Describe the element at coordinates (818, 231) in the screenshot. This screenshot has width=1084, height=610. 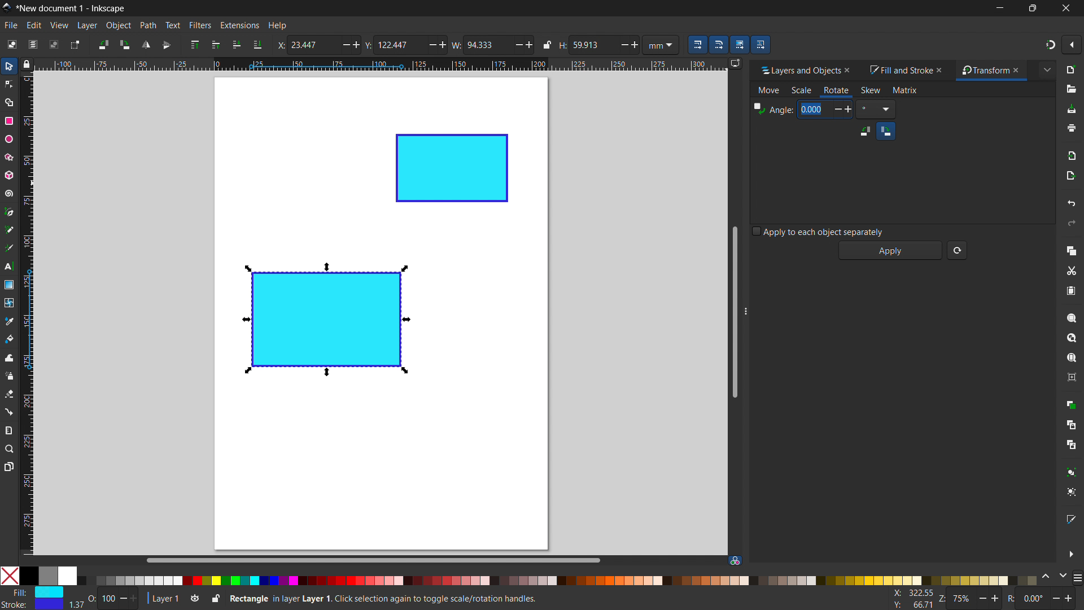
I see `apply to each object separately` at that location.